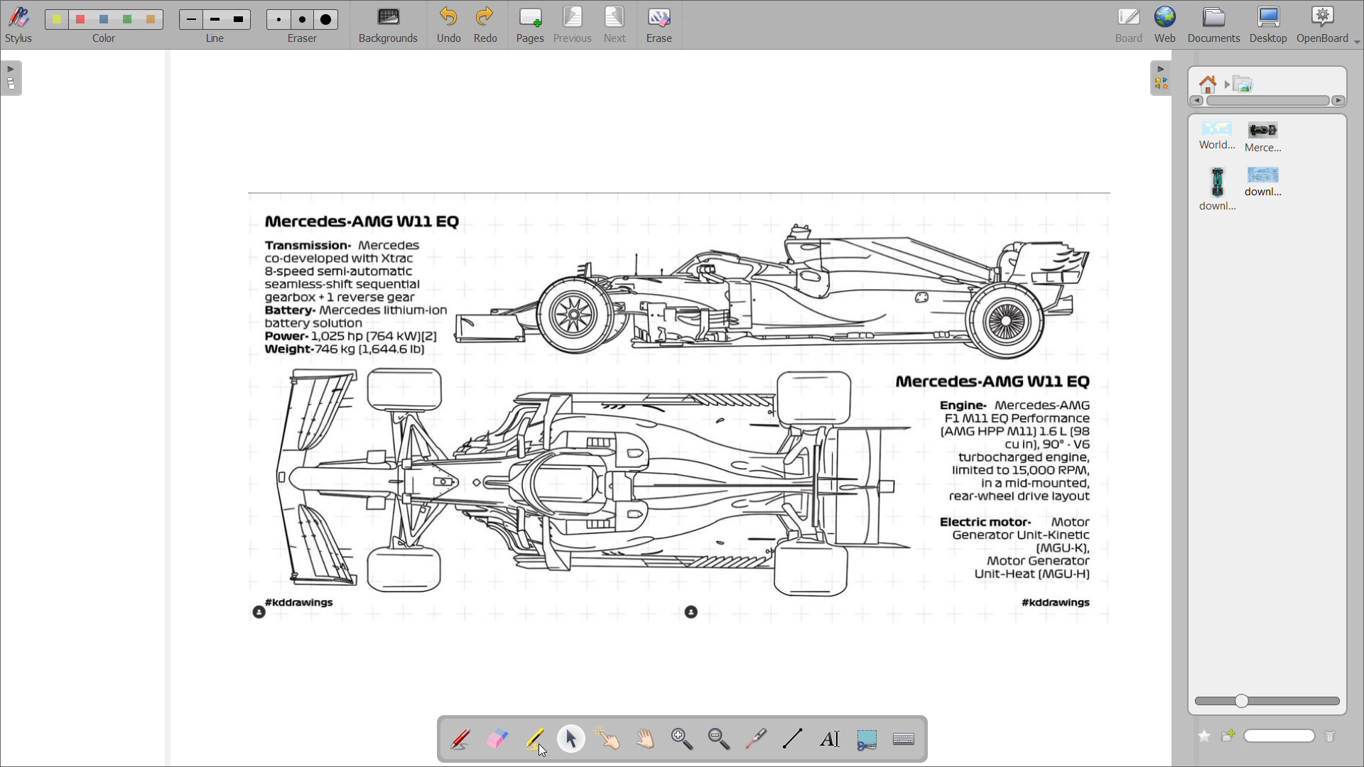 The width and height of the screenshot is (1364, 767). Describe the element at coordinates (190, 19) in the screenshot. I see `line 1` at that location.